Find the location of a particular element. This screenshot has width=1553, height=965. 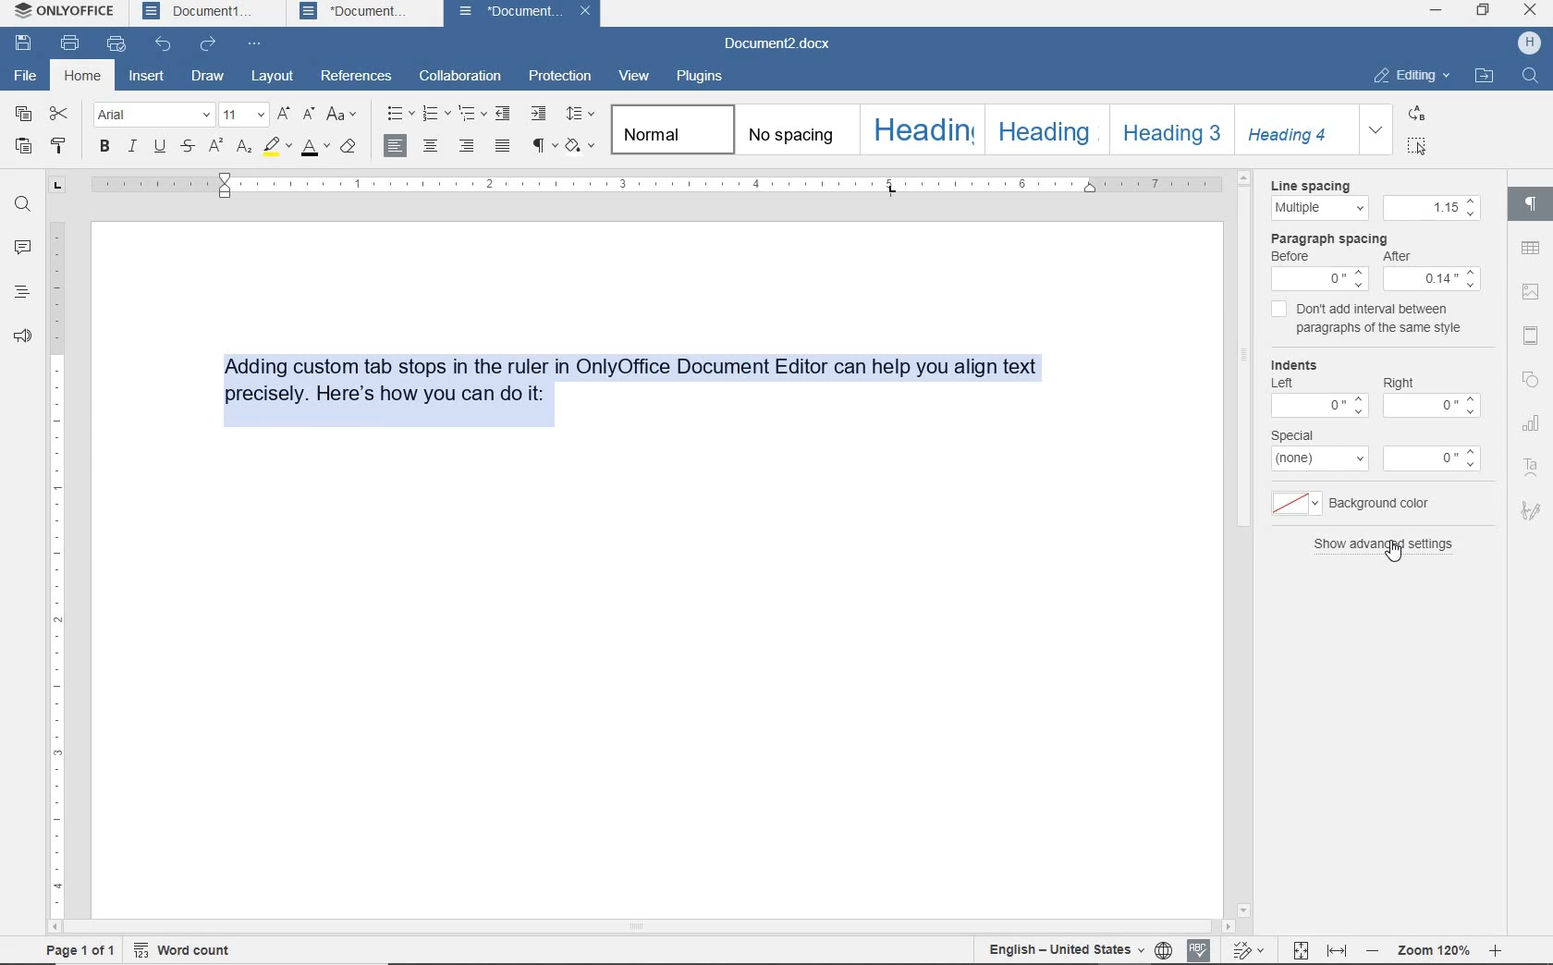

zoom out is located at coordinates (1374, 952).